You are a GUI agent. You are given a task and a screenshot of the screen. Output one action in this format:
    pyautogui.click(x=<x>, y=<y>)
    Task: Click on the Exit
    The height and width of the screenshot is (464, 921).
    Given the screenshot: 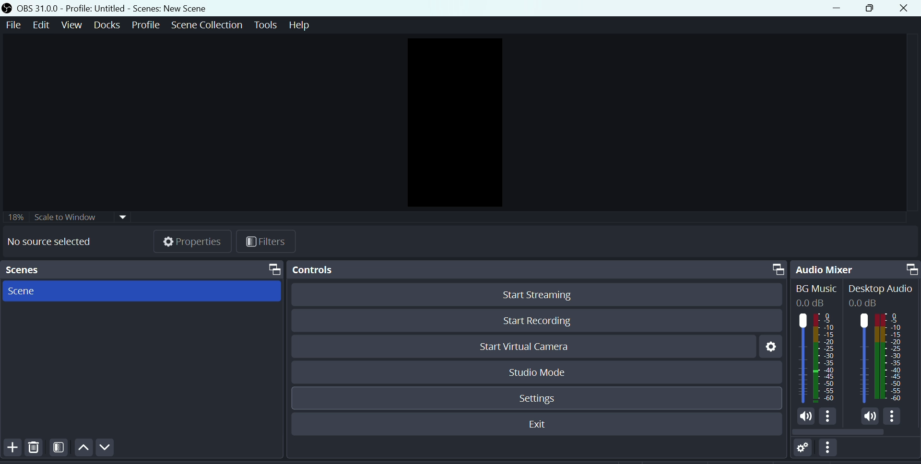 What is the action you would take?
    pyautogui.click(x=535, y=425)
    